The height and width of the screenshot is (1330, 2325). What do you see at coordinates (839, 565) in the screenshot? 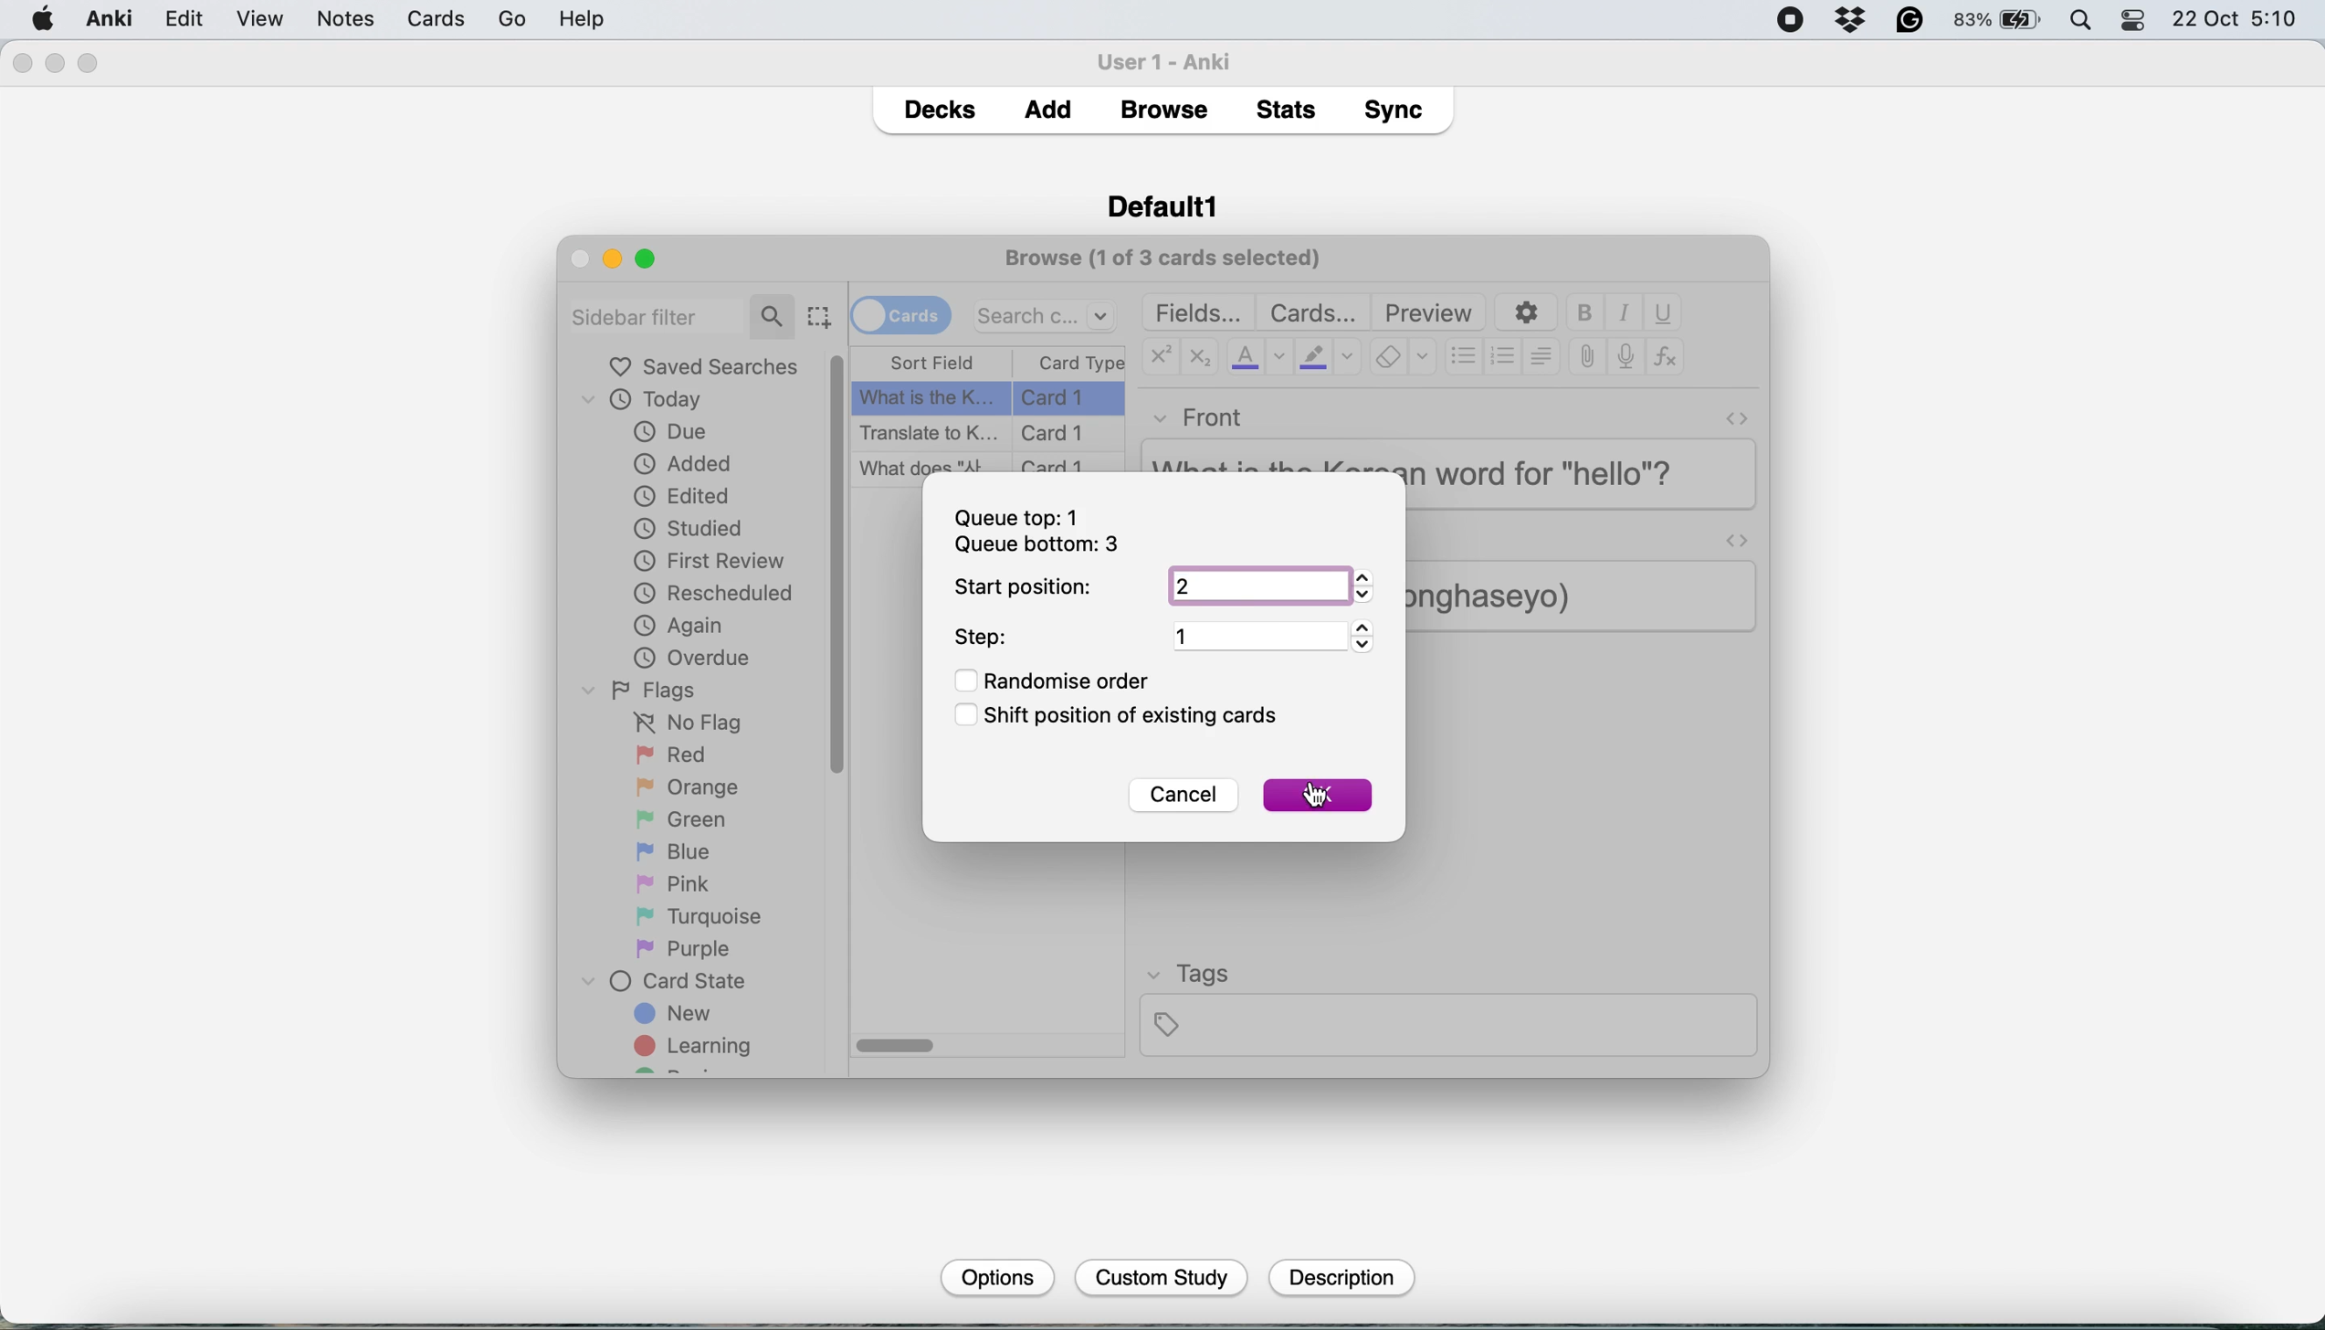
I see `side bar vertical scroll bar` at bounding box center [839, 565].